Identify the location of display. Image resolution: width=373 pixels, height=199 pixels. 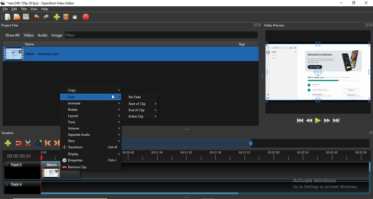
(92, 155).